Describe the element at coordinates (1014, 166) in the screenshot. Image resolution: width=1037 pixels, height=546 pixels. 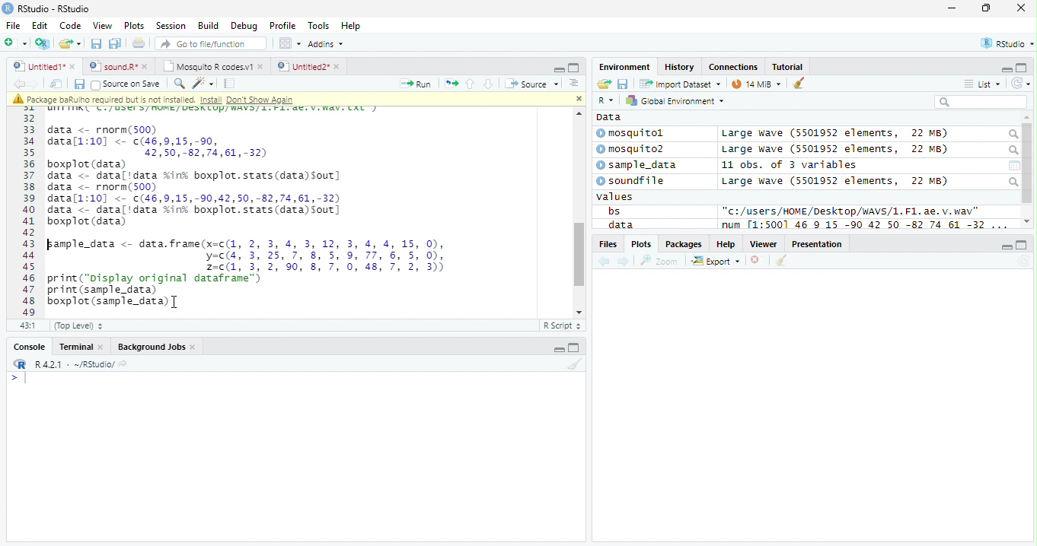
I see `Calendar` at that location.